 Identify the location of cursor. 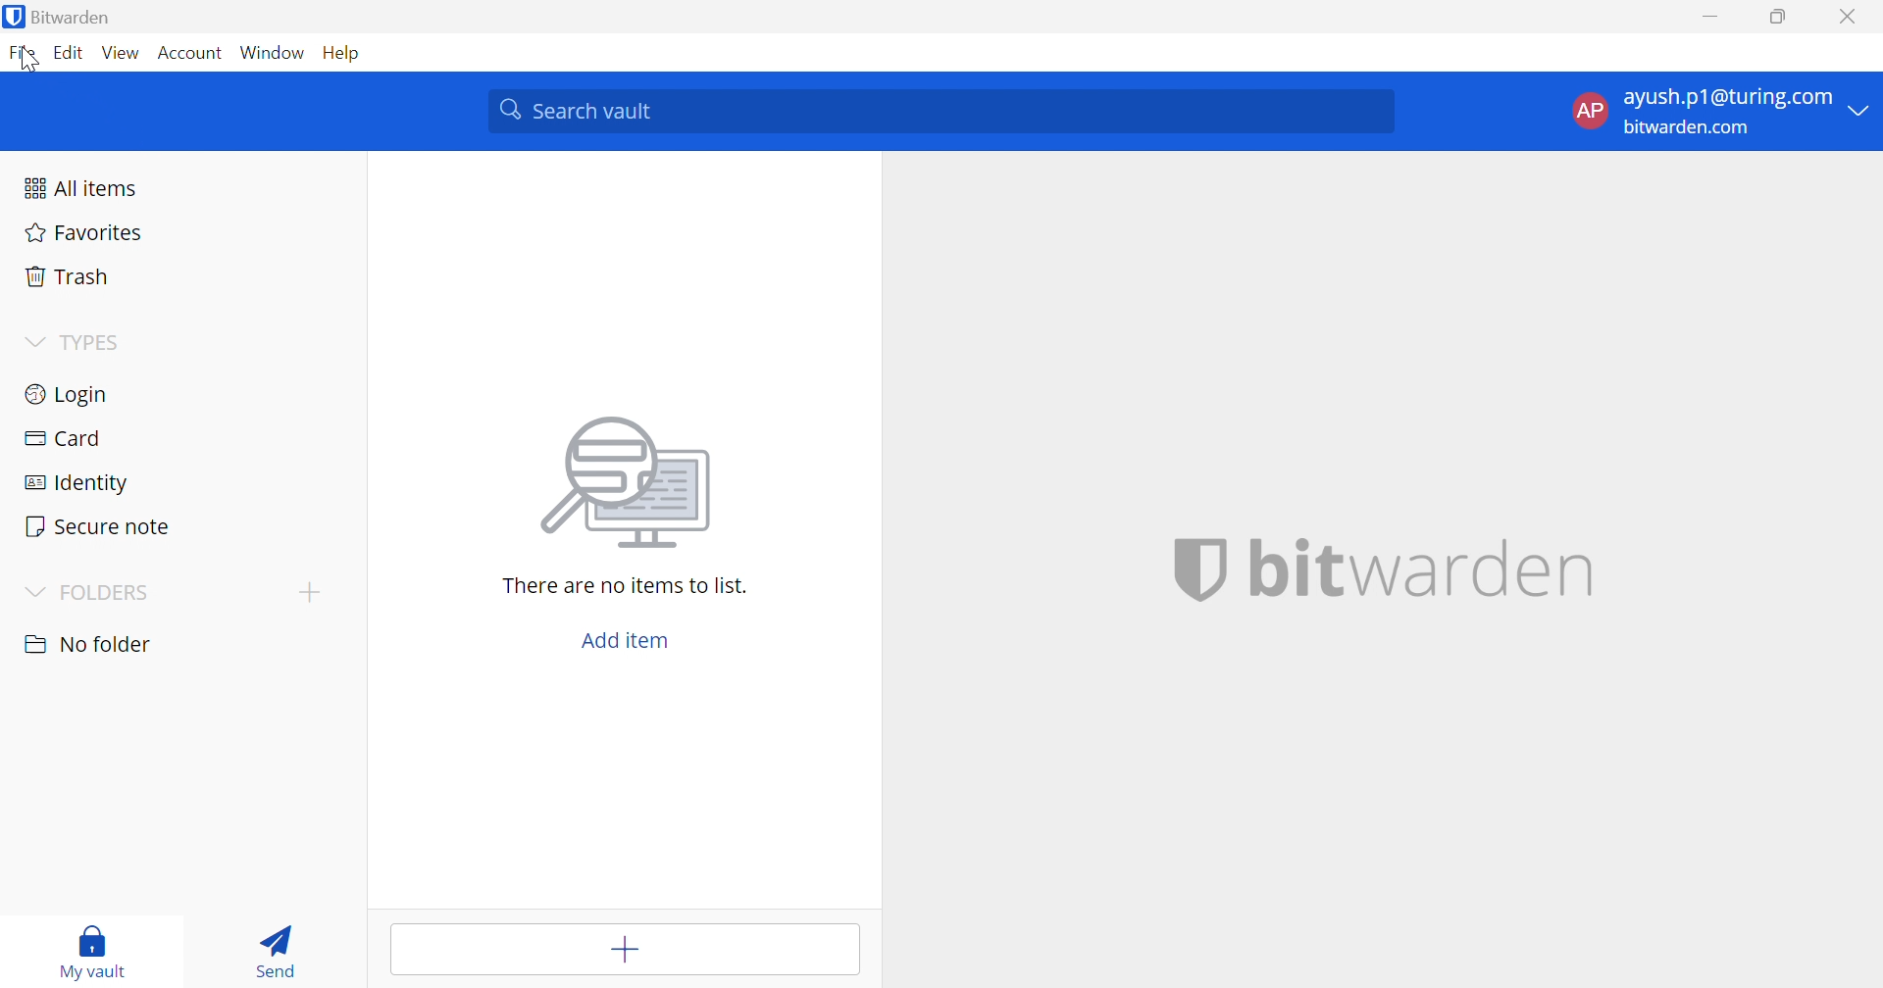
(28, 64).